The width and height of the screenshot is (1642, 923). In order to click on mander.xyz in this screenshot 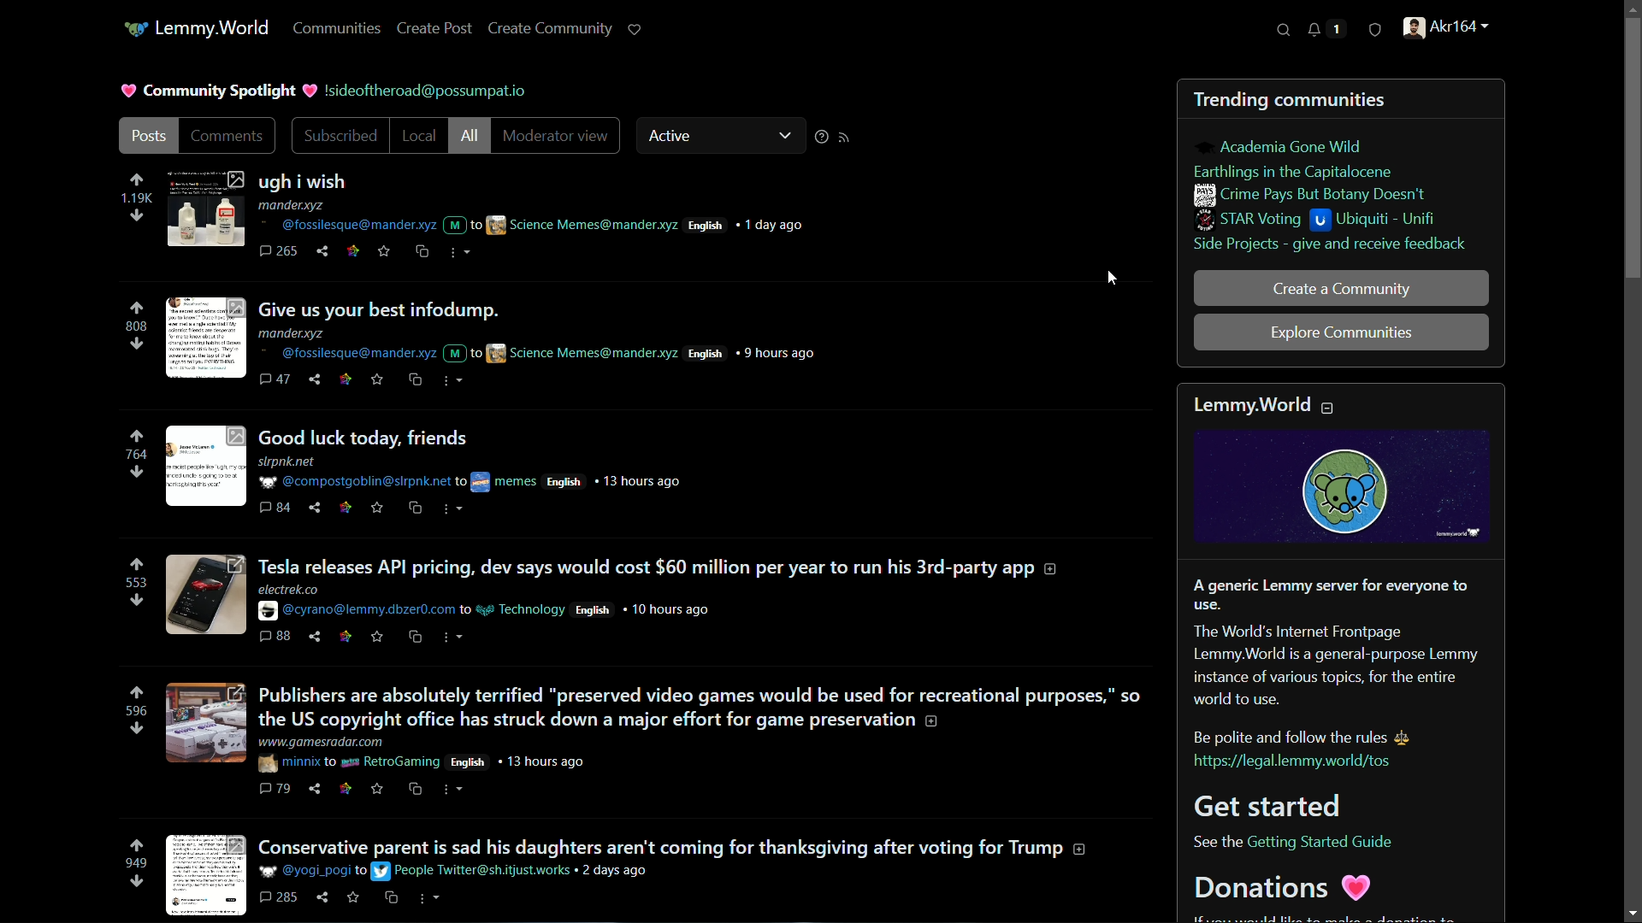, I will do `click(293, 333)`.